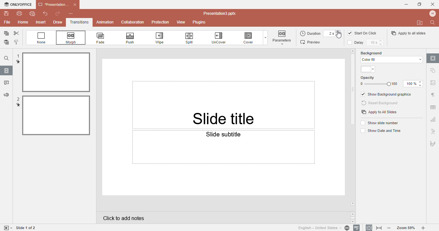 The width and height of the screenshot is (439, 231). What do you see at coordinates (420, 4) in the screenshot?
I see `Maximize` at bounding box center [420, 4].